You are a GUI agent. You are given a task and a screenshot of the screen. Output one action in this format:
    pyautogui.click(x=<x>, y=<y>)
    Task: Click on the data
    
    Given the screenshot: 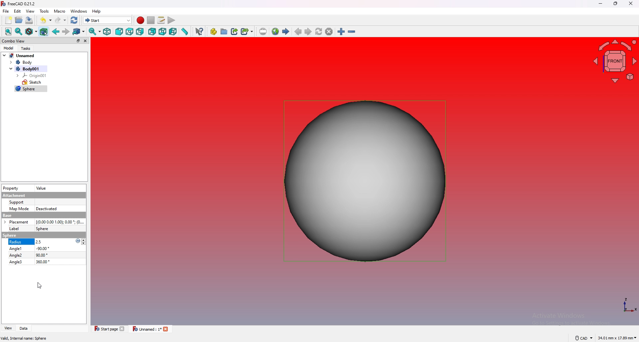 What is the action you would take?
    pyautogui.click(x=23, y=328)
    